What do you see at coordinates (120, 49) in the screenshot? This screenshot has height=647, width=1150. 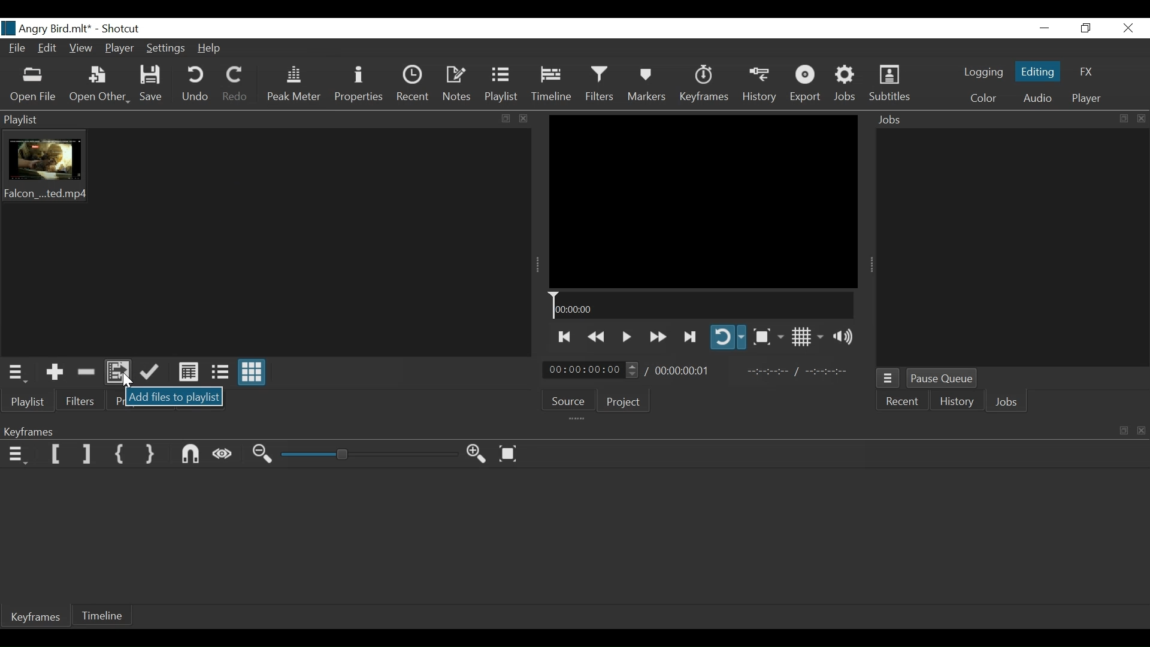 I see `Player` at bounding box center [120, 49].